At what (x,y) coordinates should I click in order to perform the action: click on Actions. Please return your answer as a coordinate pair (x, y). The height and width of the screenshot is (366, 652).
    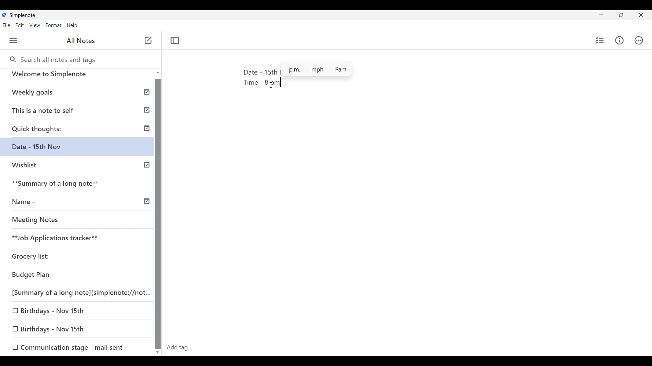
    Looking at the image, I should click on (639, 40).